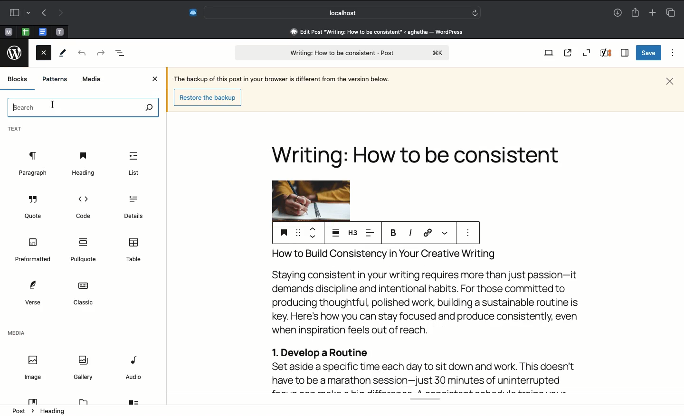 This screenshot has height=416, width=684. What do you see at coordinates (419, 147) in the screenshot?
I see `Headline` at bounding box center [419, 147].